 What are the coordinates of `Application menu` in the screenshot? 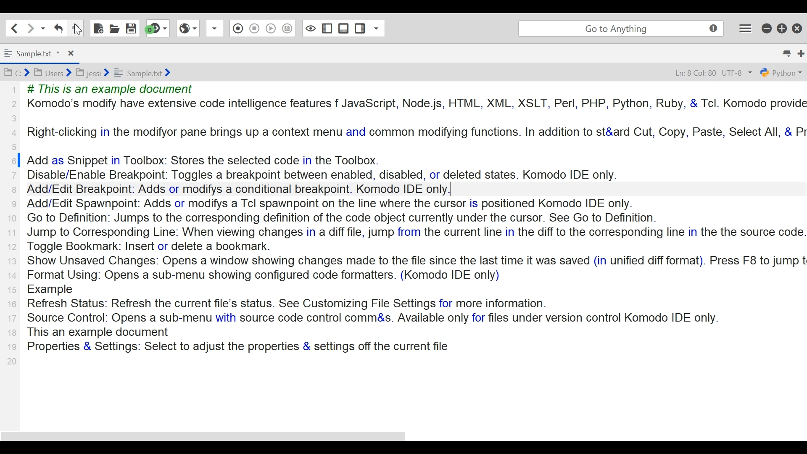 It's located at (745, 28).